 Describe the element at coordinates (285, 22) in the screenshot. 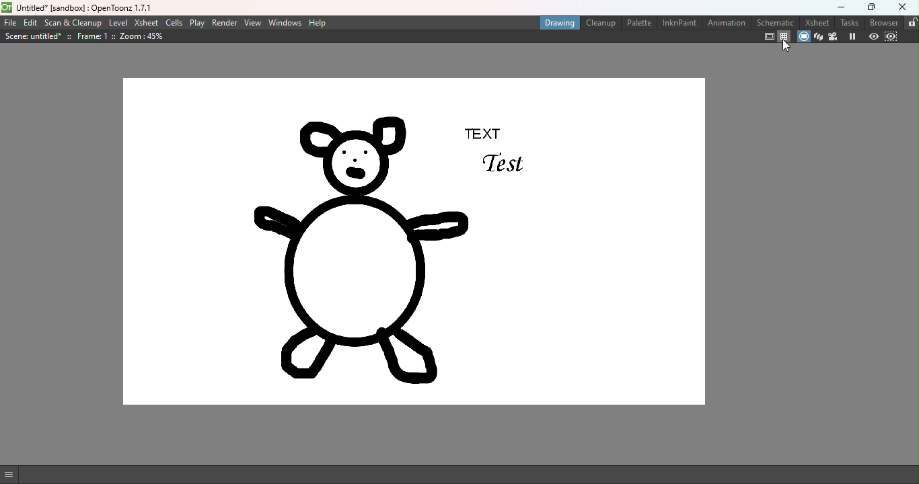

I see `Windows` at that location.